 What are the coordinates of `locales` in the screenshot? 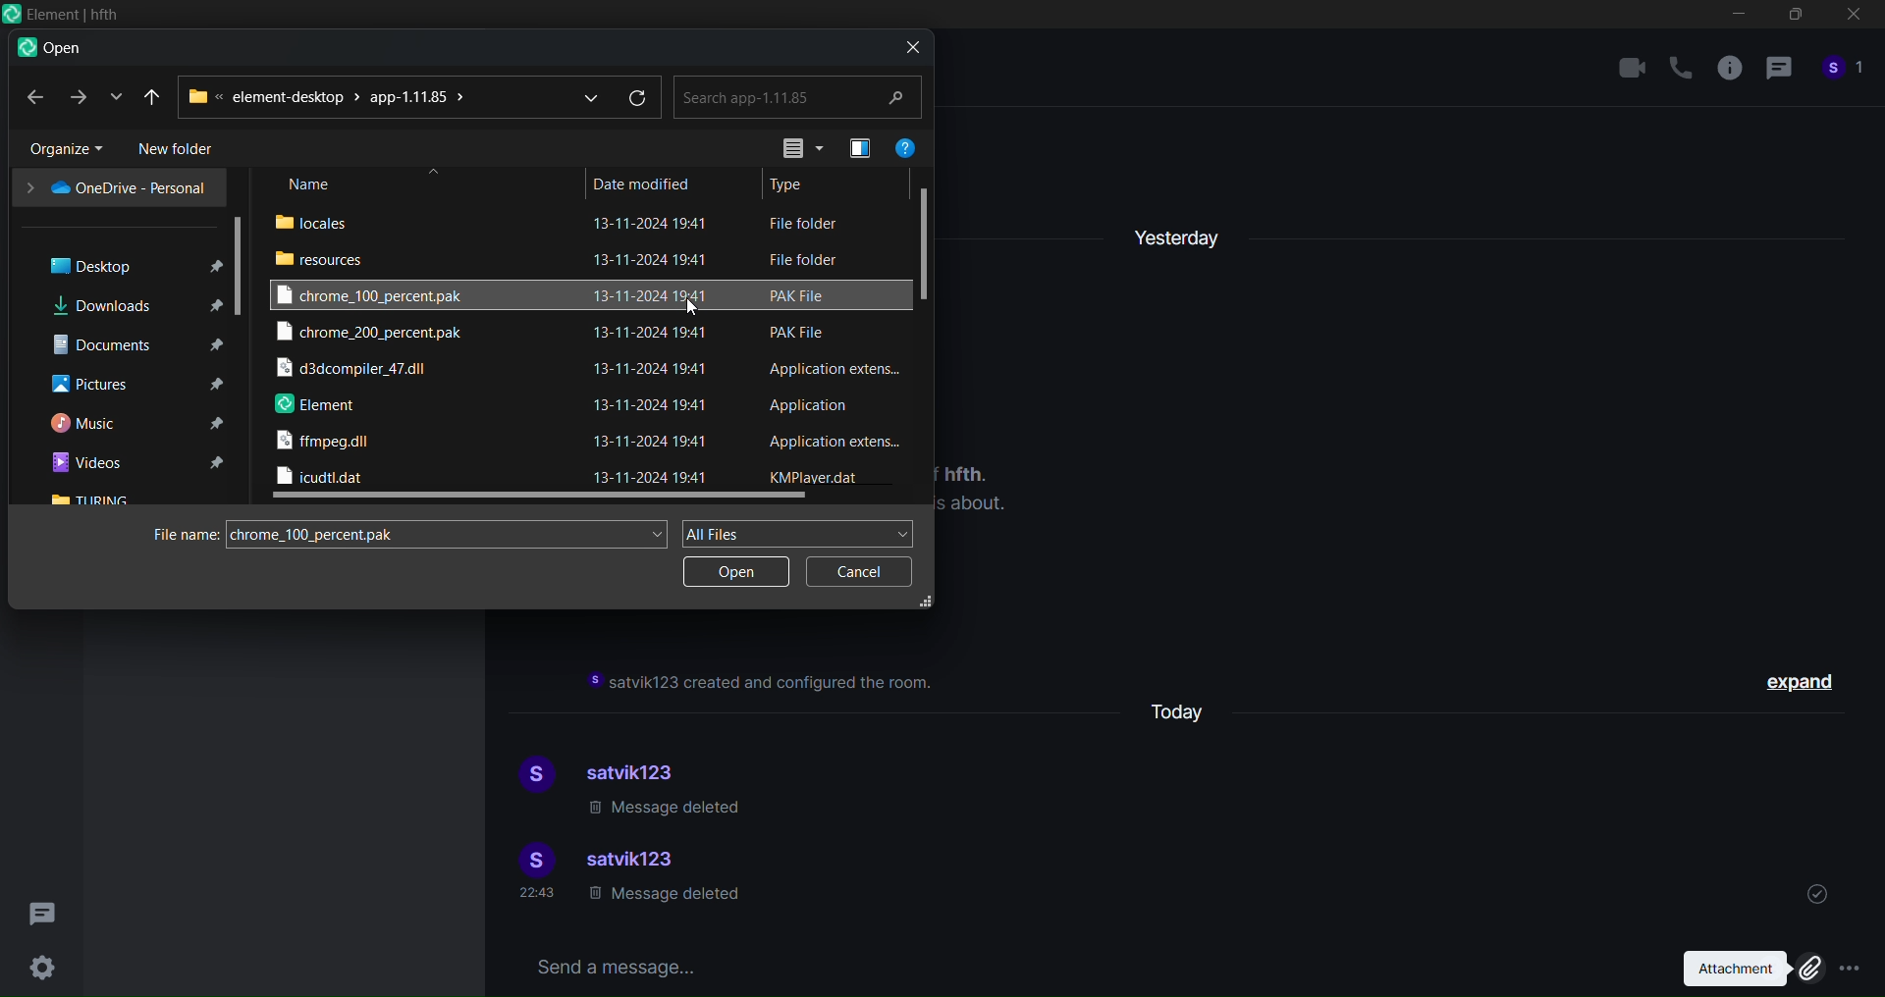 It's located at (320, 221).